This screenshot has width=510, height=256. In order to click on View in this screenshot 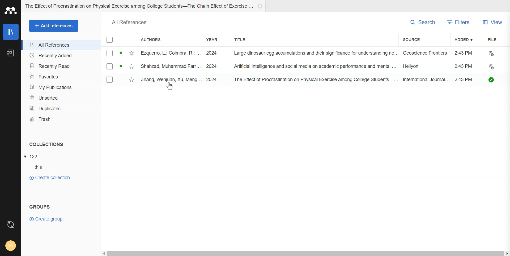, I will do `click(494, 22)`.